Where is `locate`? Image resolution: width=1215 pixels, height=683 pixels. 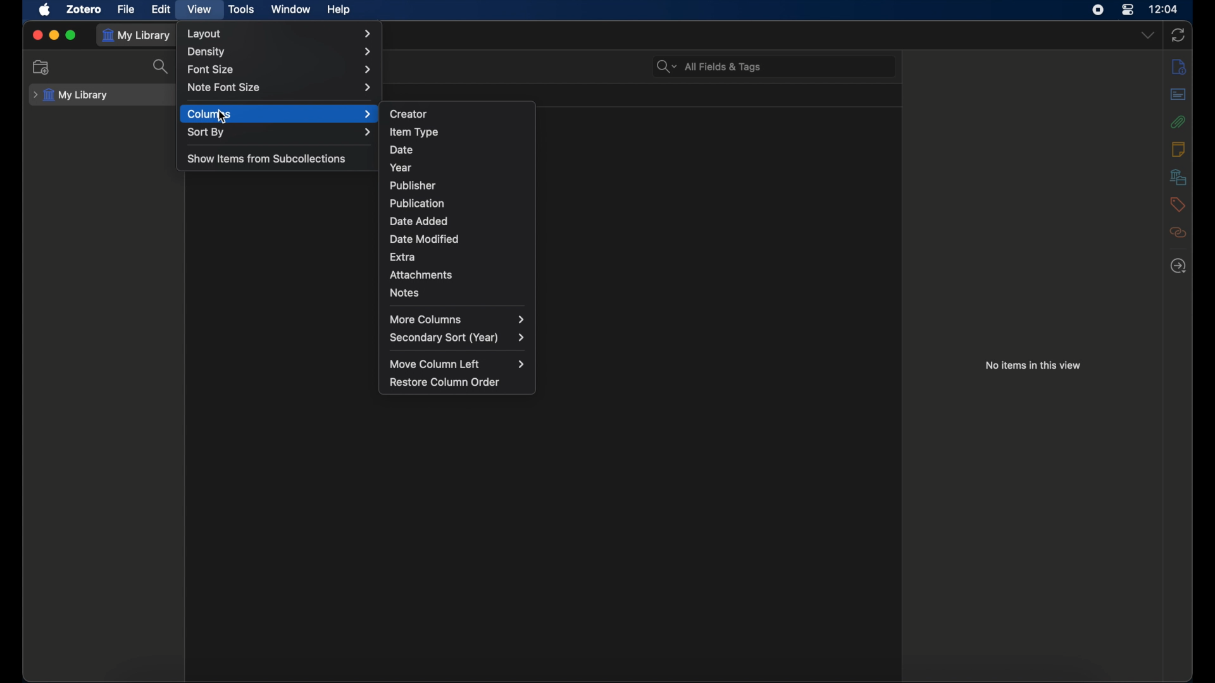 locate is located at coordinates (1178, 266).